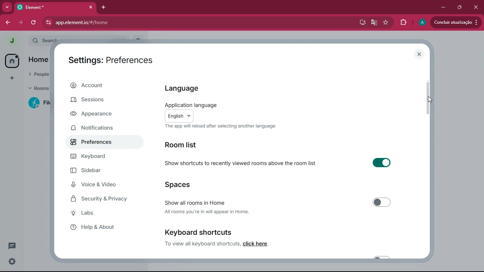 This screenshot has height=272, width=484. What do you see at coordinates (258, 244) in the screenshot?
I see `click here` at bounding box center [258, 244].